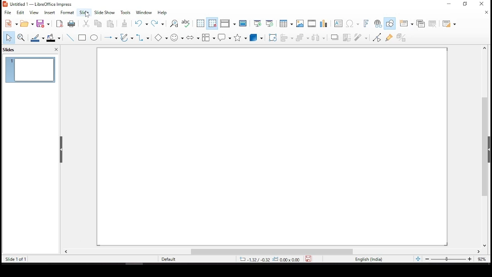 This screenshot has width=492, height=277. What do you see at coordinates (324, 23) in the screenshot?
I see `charts` at bounding box center [324, 23].